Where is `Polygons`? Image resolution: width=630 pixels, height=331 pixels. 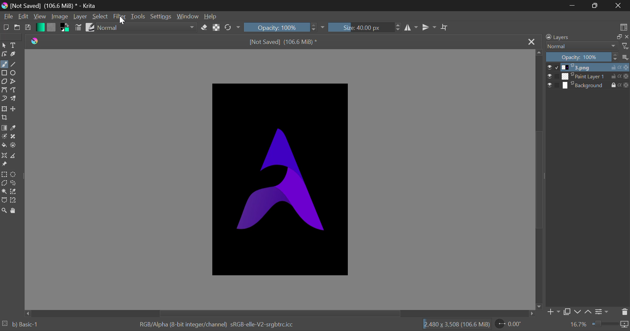 Polygons is located at coordinates (4, 82).